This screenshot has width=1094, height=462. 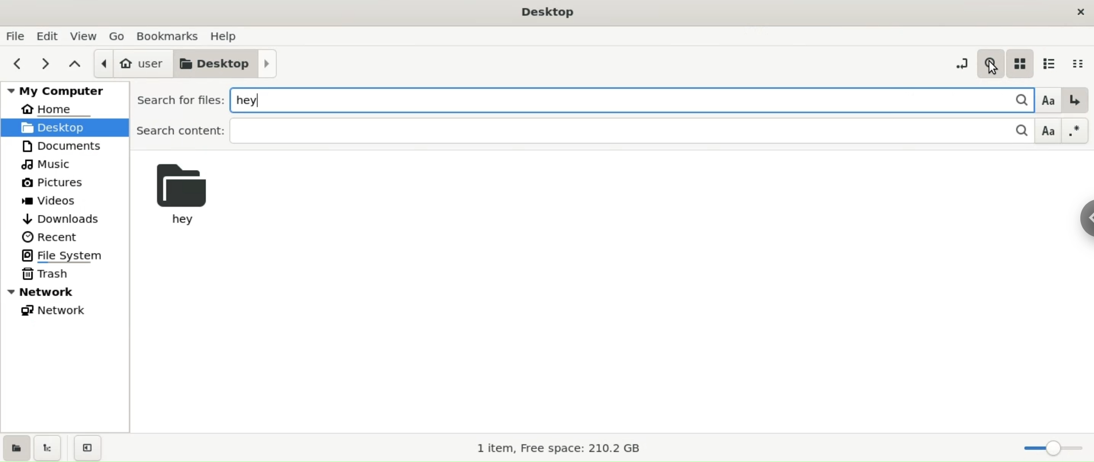 I want to click on view, so click(x=83, y=36).